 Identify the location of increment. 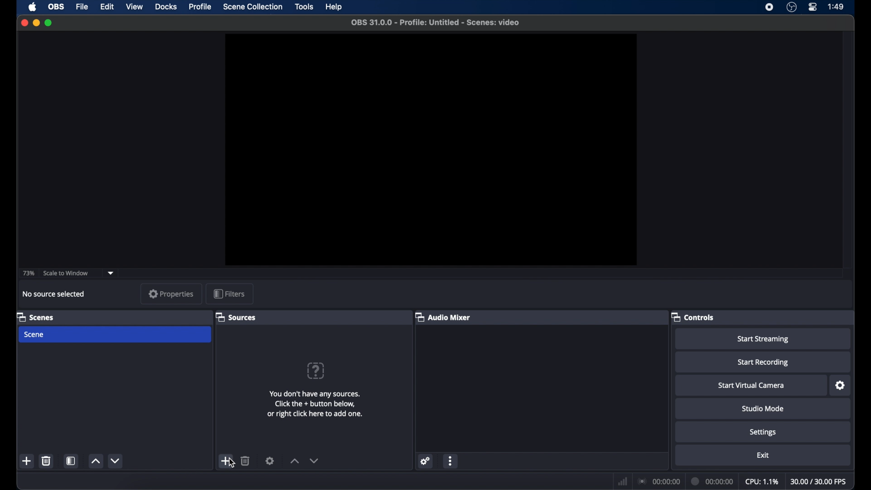
(96, 461).